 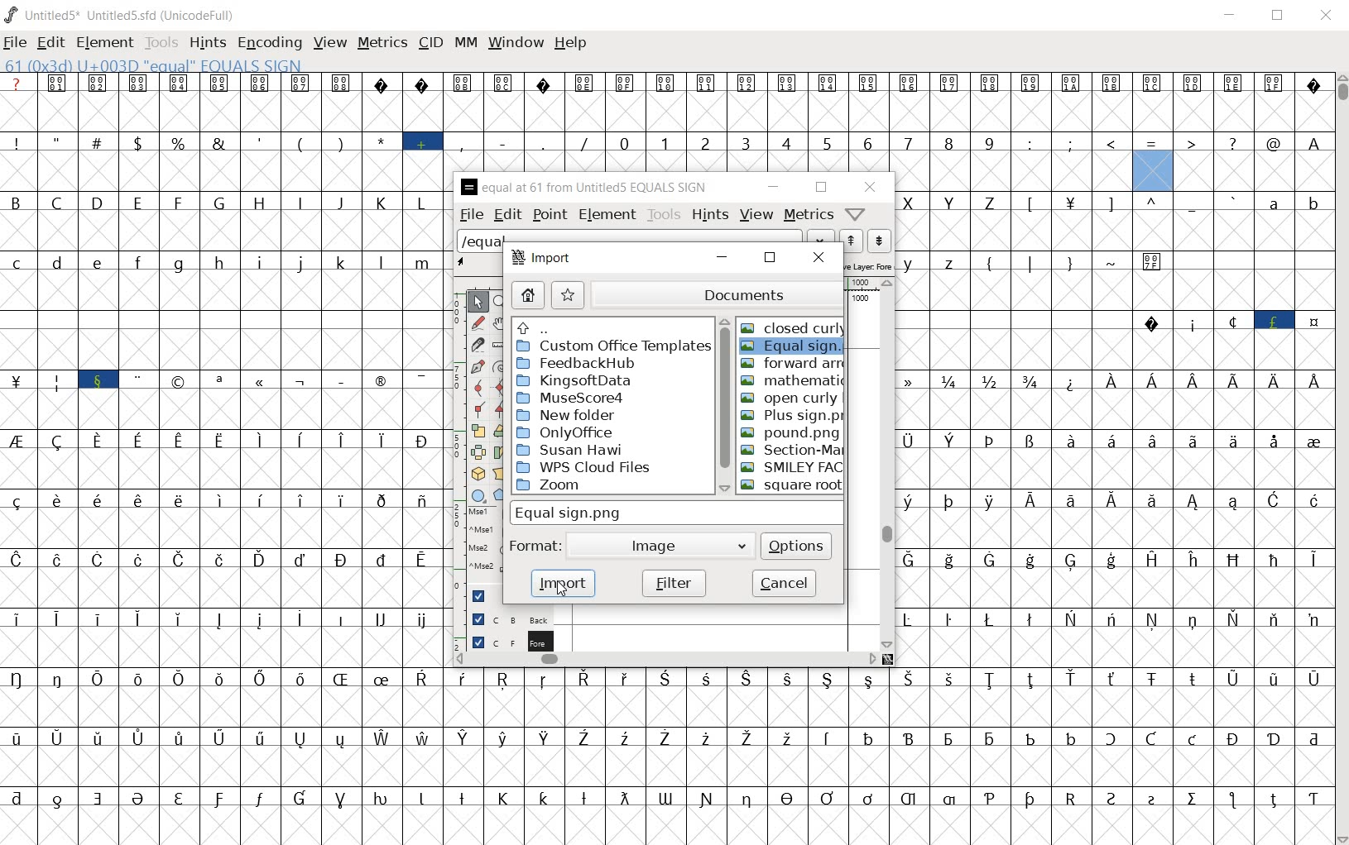 What do you see at coordinates (756, 216) in the screenshot?
I see `view` at bounding box center [756, 216].